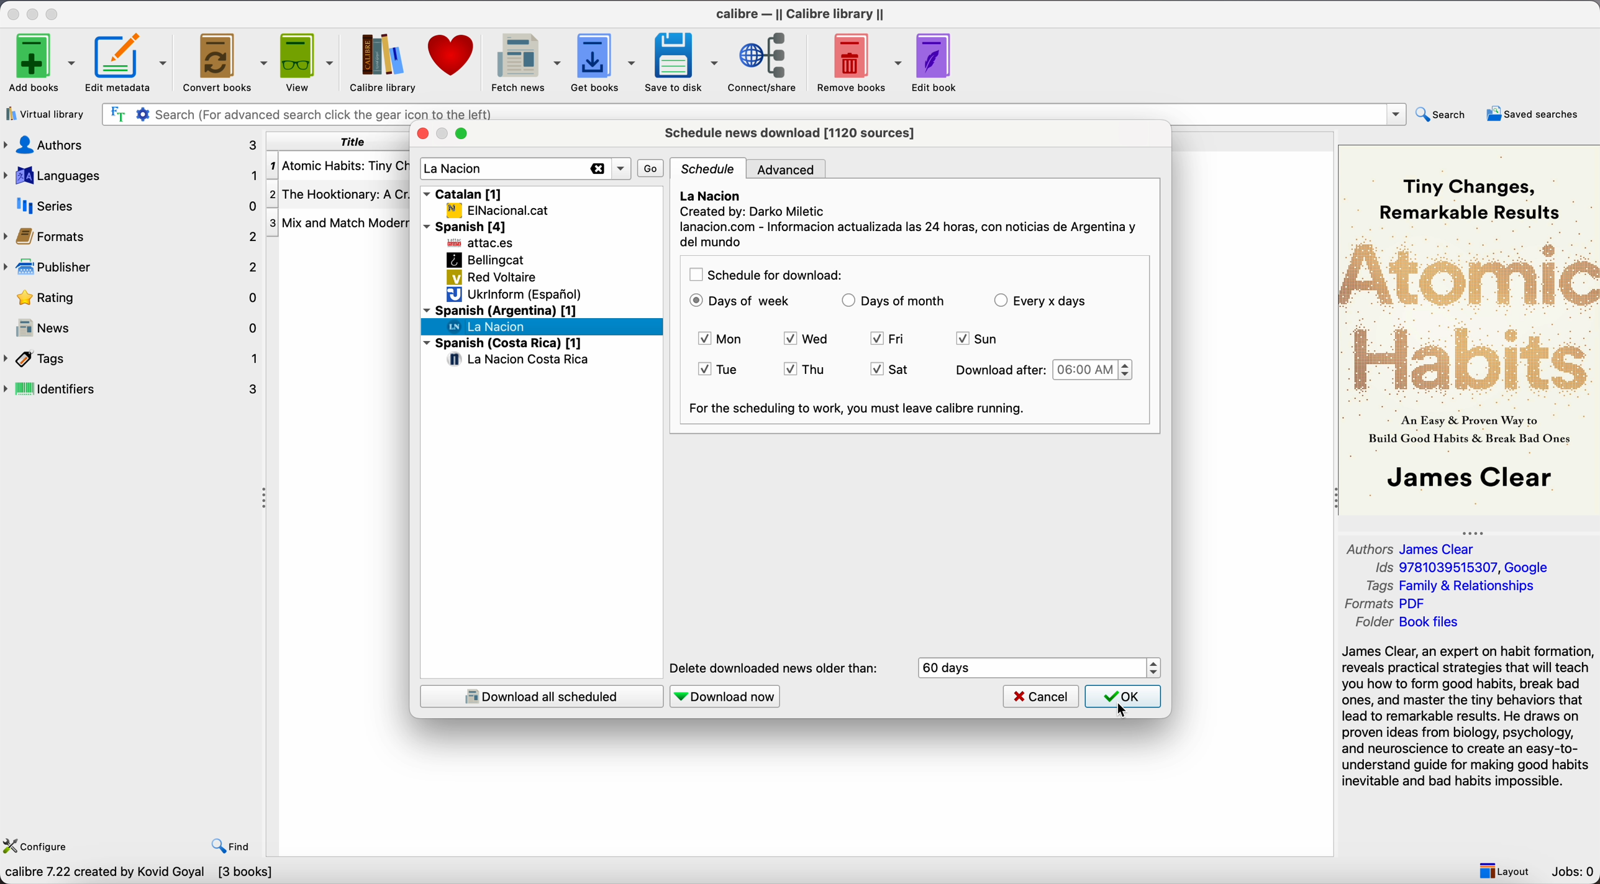 The width and height of the screenshot is (1600, 884). What do you see at coordinates (766, 62) in the screenshot?
I see `connect/share` at bounding box center [766, 62].